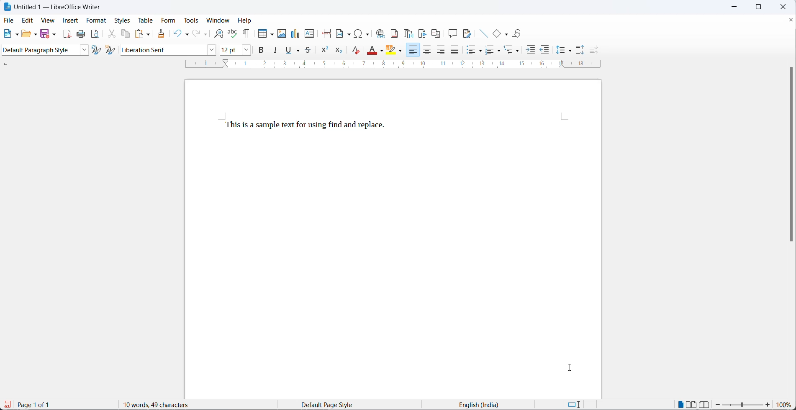 The image size is (796, 410). I want to click on basic shapes, so click(497, 33).